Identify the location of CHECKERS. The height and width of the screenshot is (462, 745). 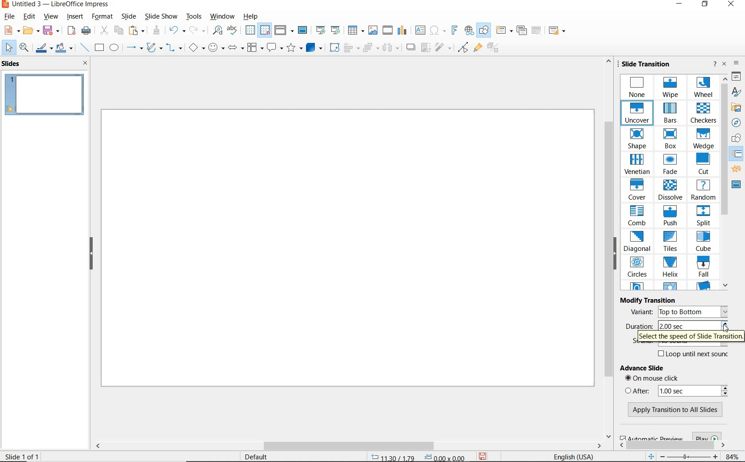
(704, 114).